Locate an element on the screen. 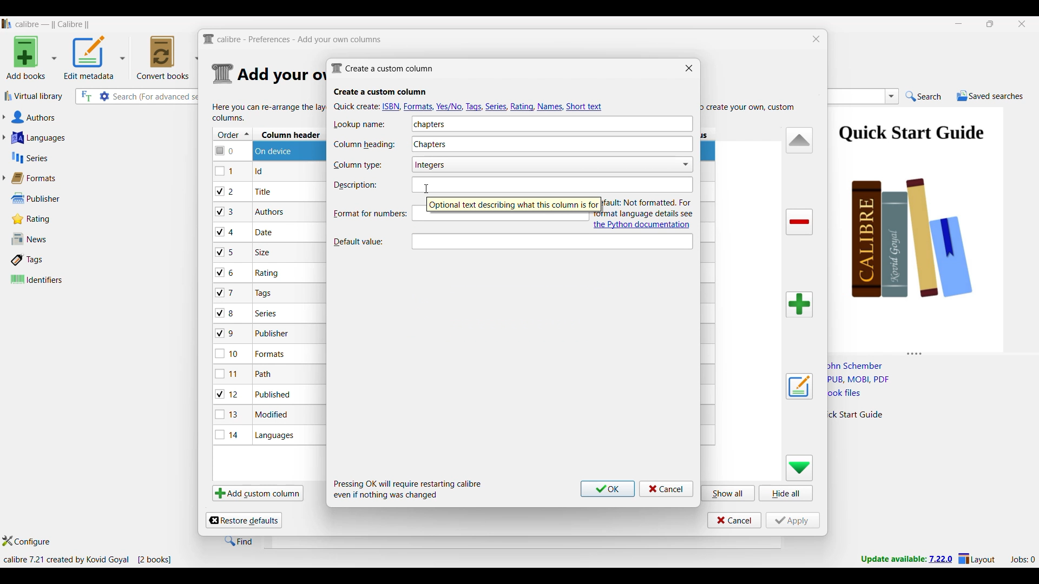 This screenshot has width=1039, height=584. checkbox - 5 is located at coordinates (229, 251).